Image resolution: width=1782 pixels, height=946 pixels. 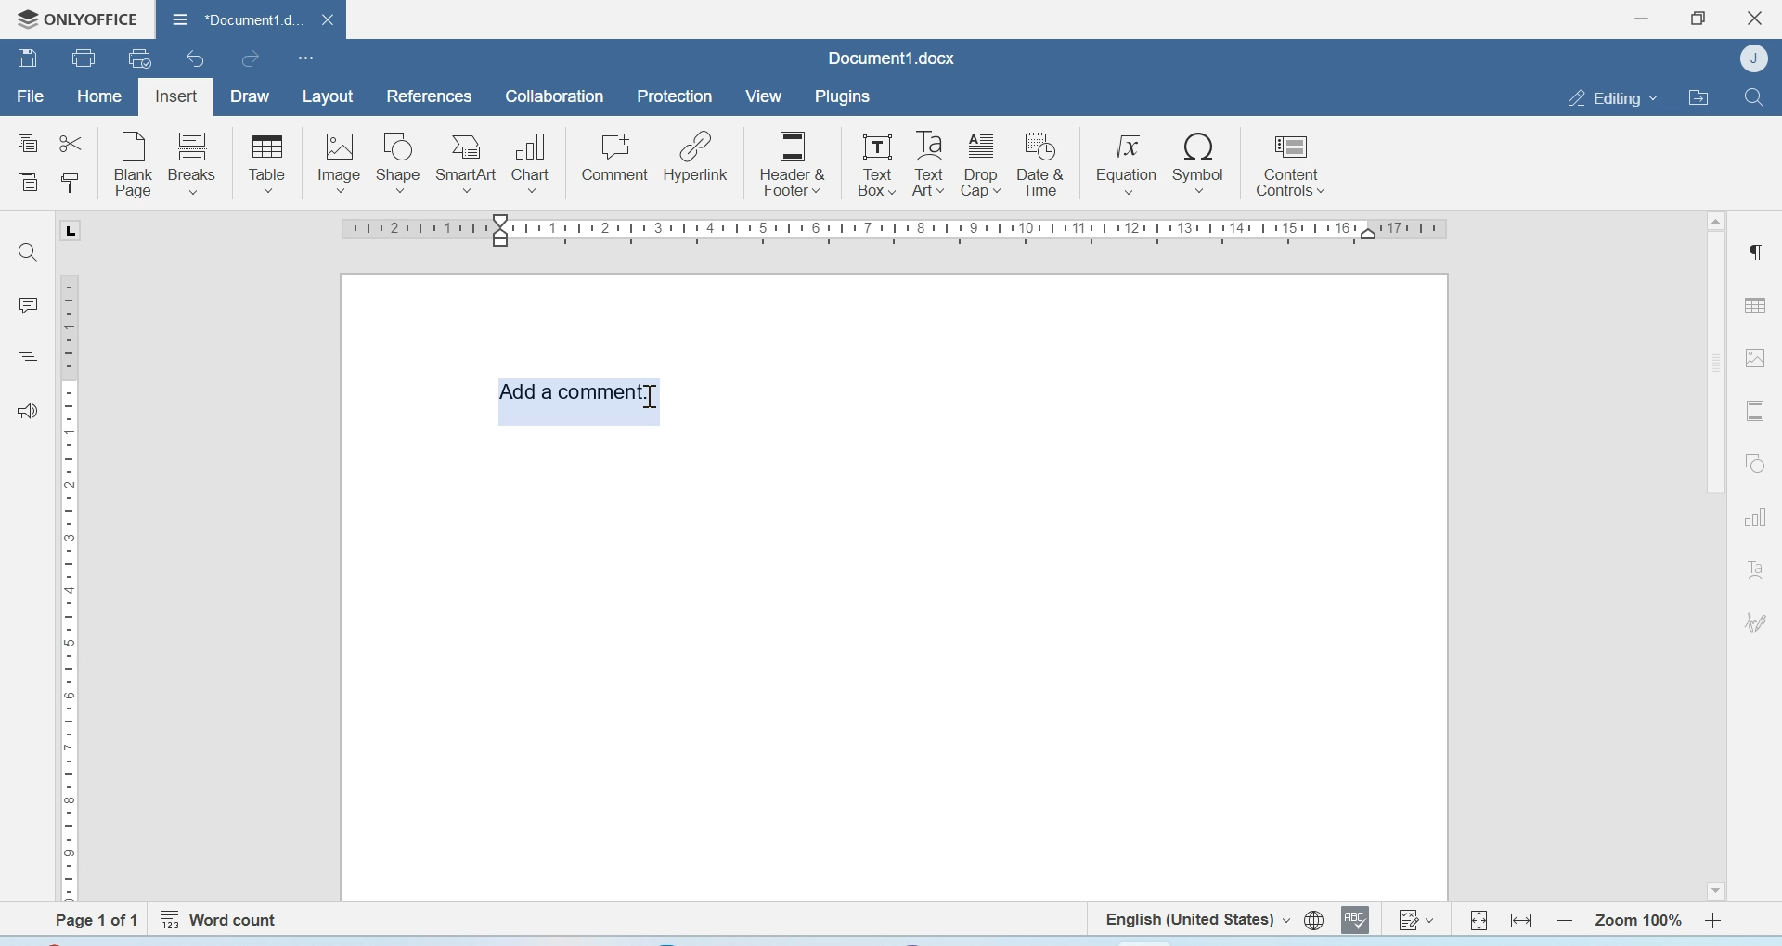 What do you see at coordinates (26, 250) in the screenshot?
I see `Find` at bounding box center [26, 250].